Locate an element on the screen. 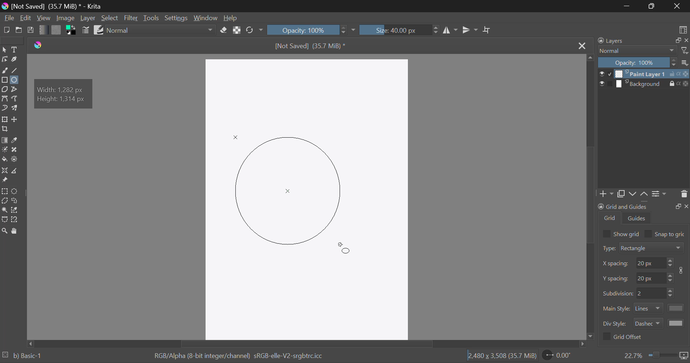 The height and width of the screenshot is (363, 690). width: 1282 px is located at coordinates (62, 89).